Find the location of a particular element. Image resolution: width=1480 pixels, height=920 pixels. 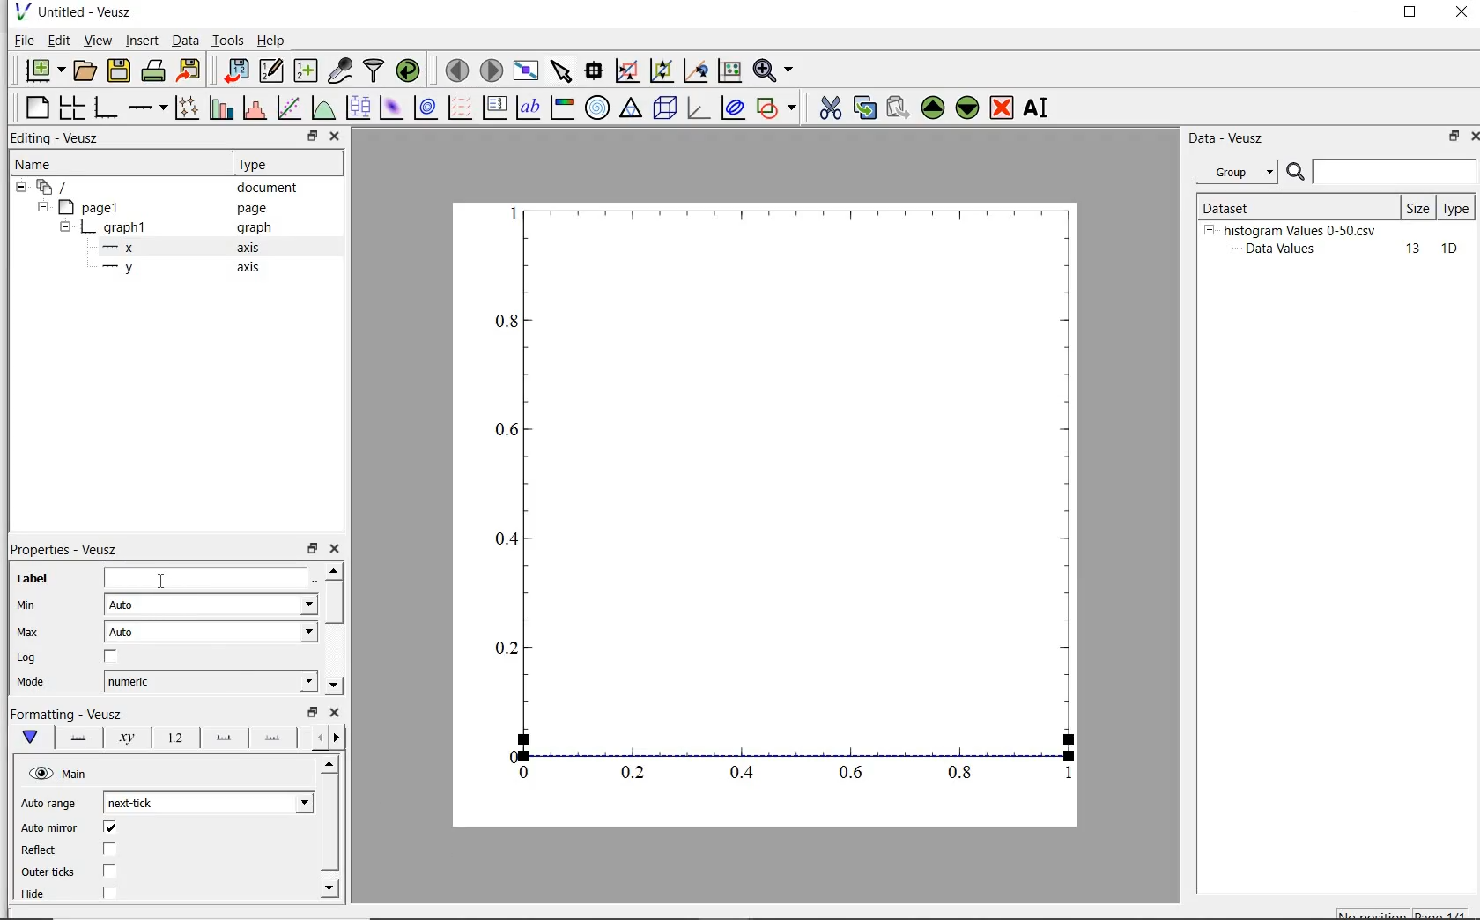

Untitled - Veusz is located at coordinates (89, 11).